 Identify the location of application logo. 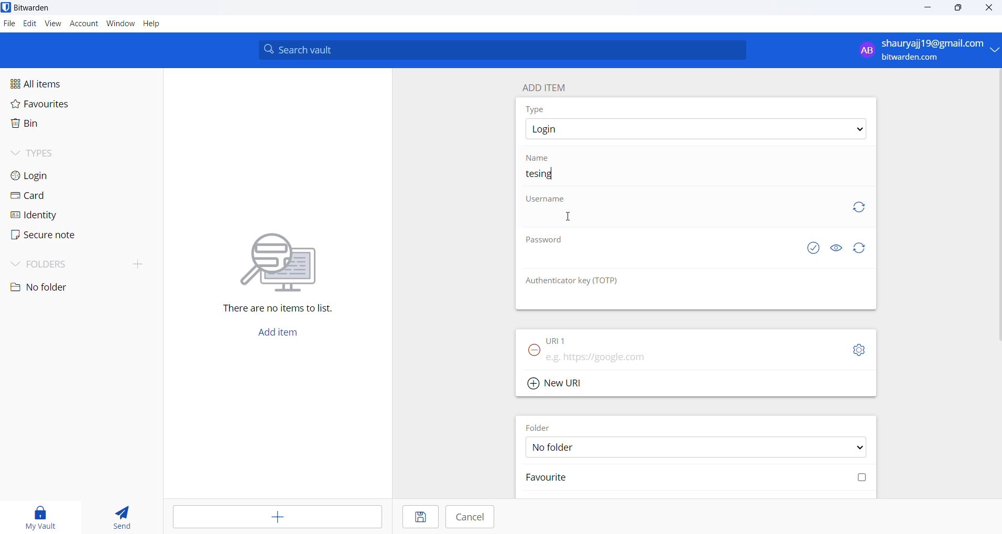
(7, 7).